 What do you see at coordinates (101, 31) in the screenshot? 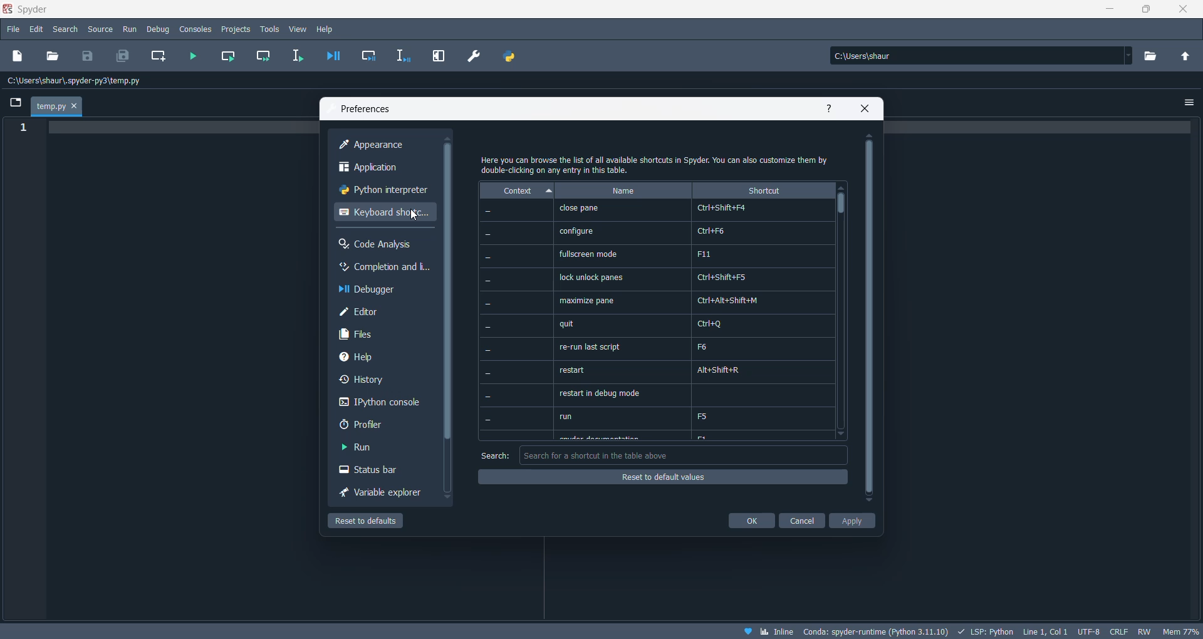
I see `source` at bounding box center [101, 31].